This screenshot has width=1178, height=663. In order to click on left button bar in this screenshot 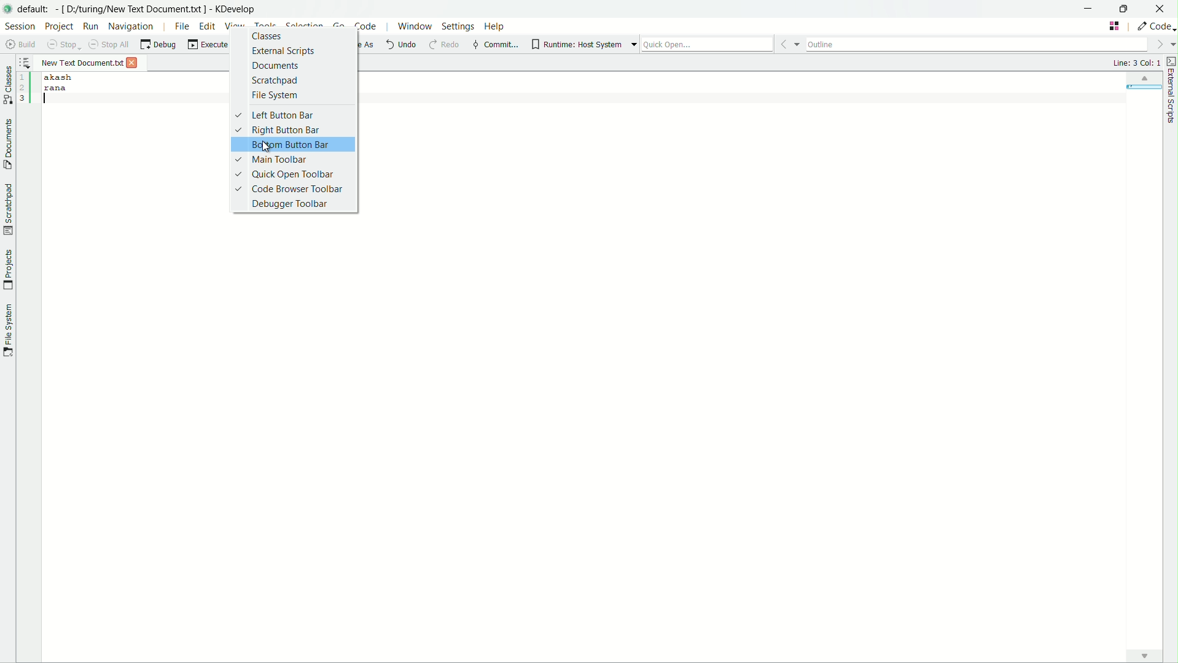, I will do `click(273, 115)`.